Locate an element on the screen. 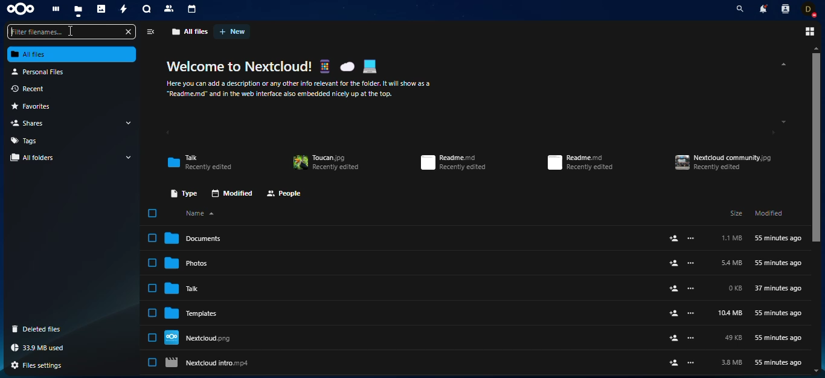  more is located at coordinates (692, 363).